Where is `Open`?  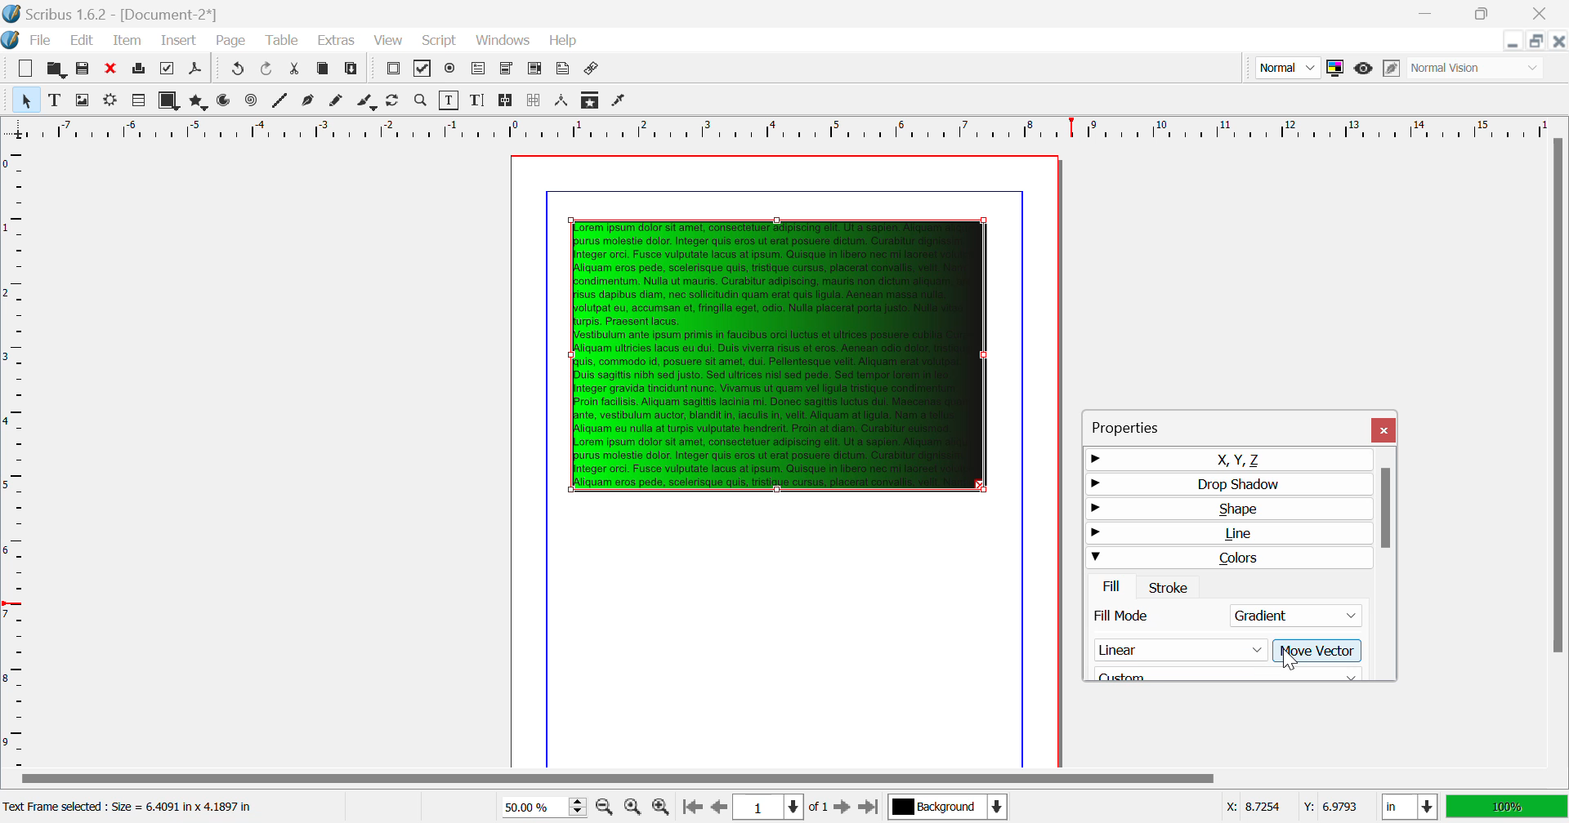
Open is located at coordinates (56, 68).